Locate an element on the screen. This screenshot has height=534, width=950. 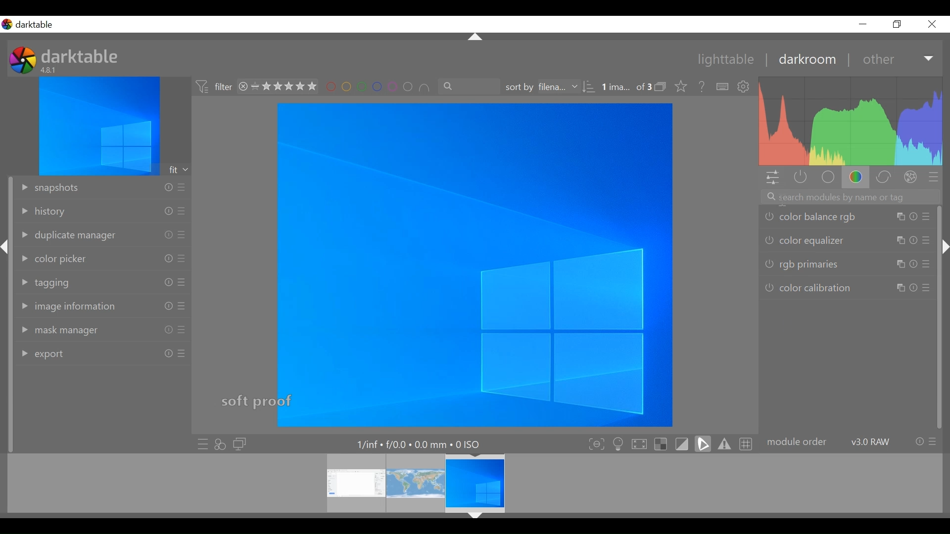
define shortcuts is located at coordinates (723, 87).